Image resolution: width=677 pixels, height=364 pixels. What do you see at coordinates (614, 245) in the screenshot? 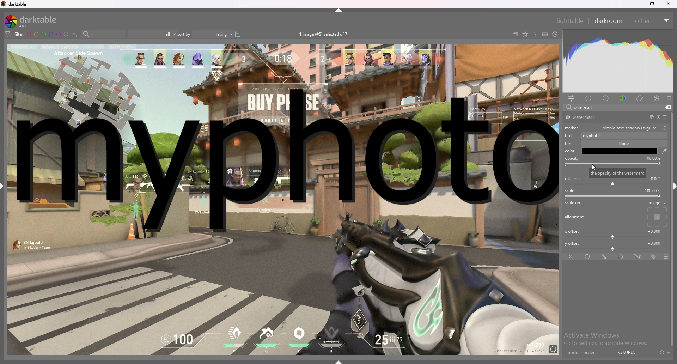
I see `y offset` at bounding box center [614, 245].